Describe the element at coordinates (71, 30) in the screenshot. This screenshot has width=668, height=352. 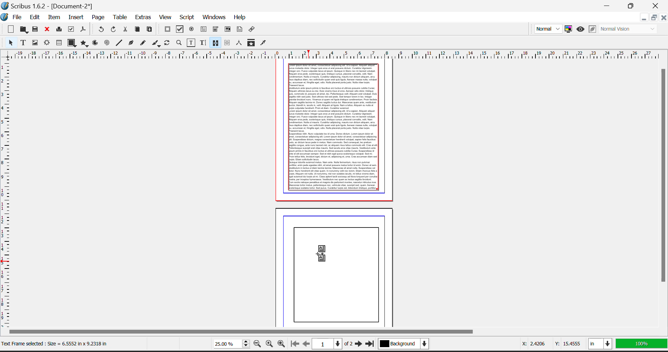
I see `Preflight Verifier` at that location.